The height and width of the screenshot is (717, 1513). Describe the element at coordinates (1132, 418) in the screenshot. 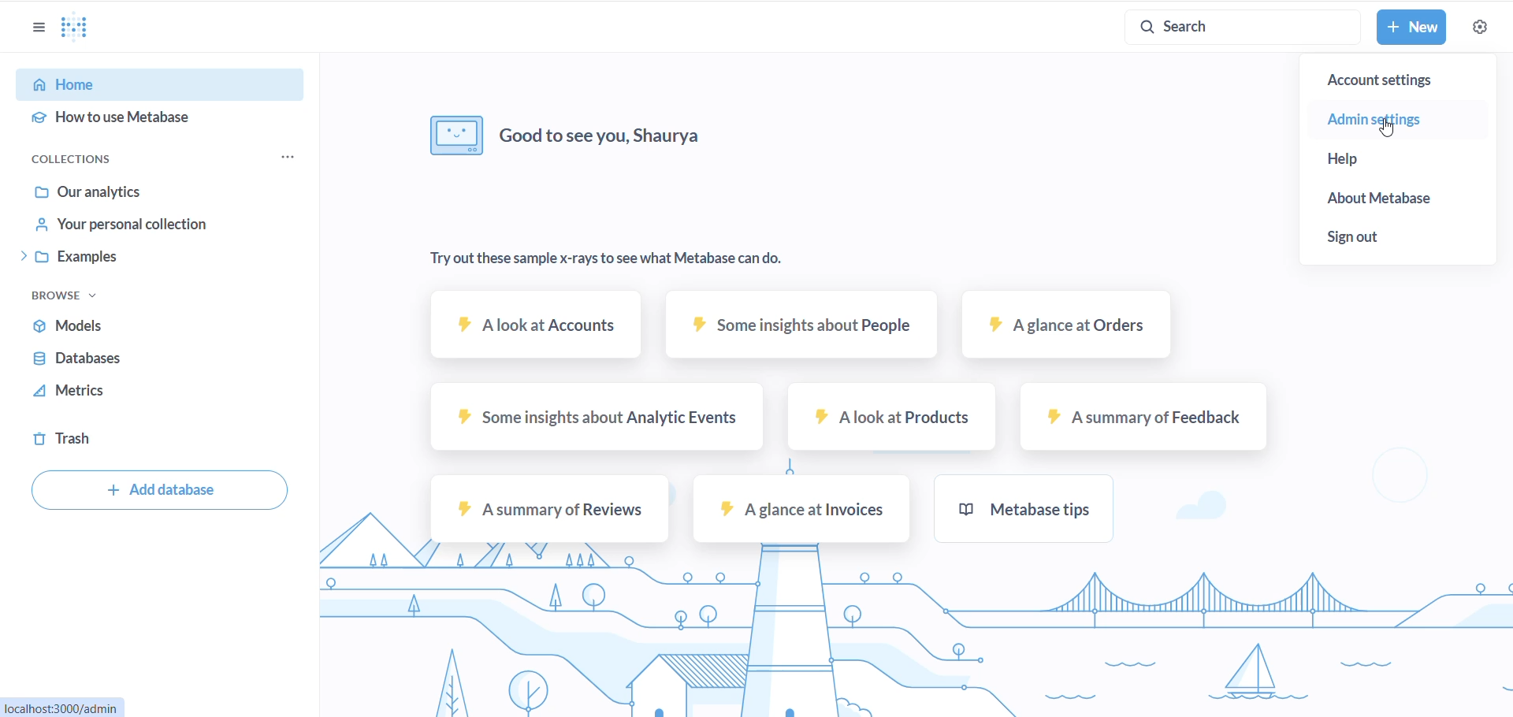

I see `A summary of feedback sample` at that location.